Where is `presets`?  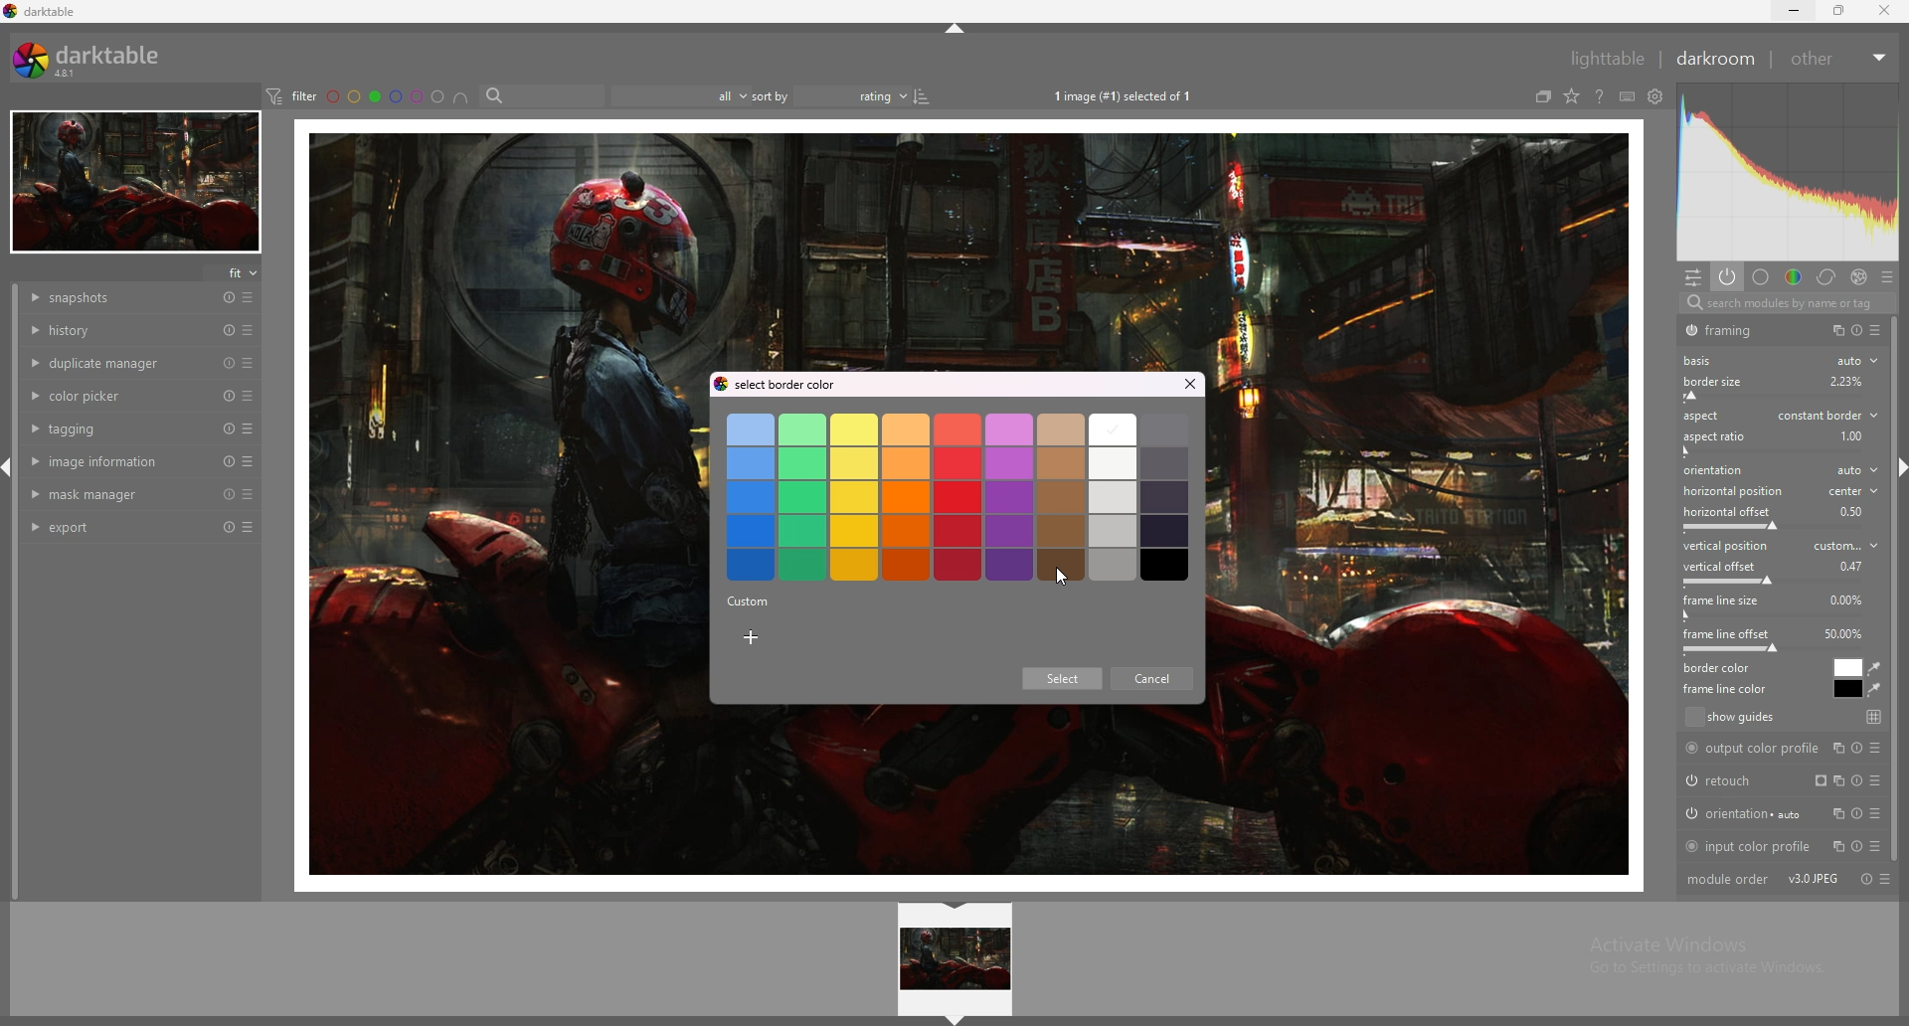 presets is located at coordinates (248, 528).